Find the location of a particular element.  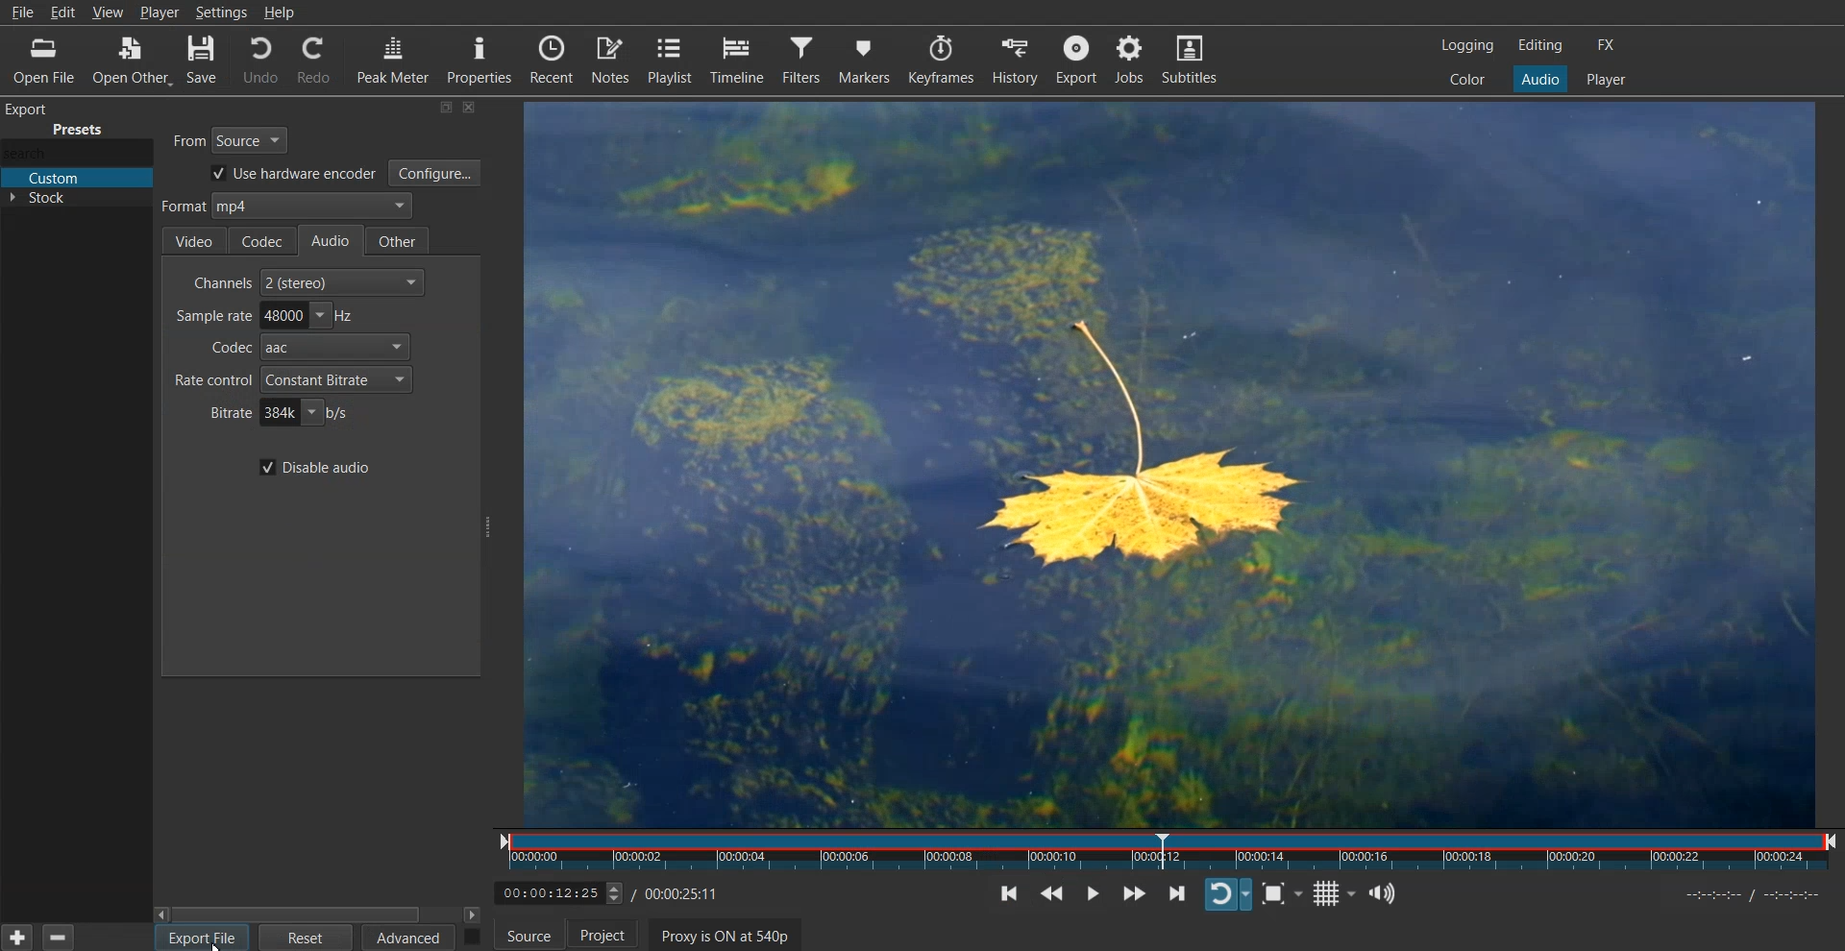

Audio is located at coordinates (335, 241).